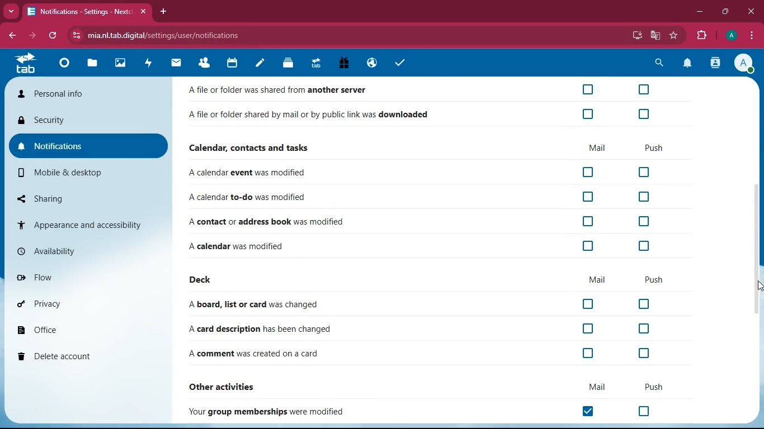 This screenshot has width=764, height=429. I want to click on off, so click(644, 412).